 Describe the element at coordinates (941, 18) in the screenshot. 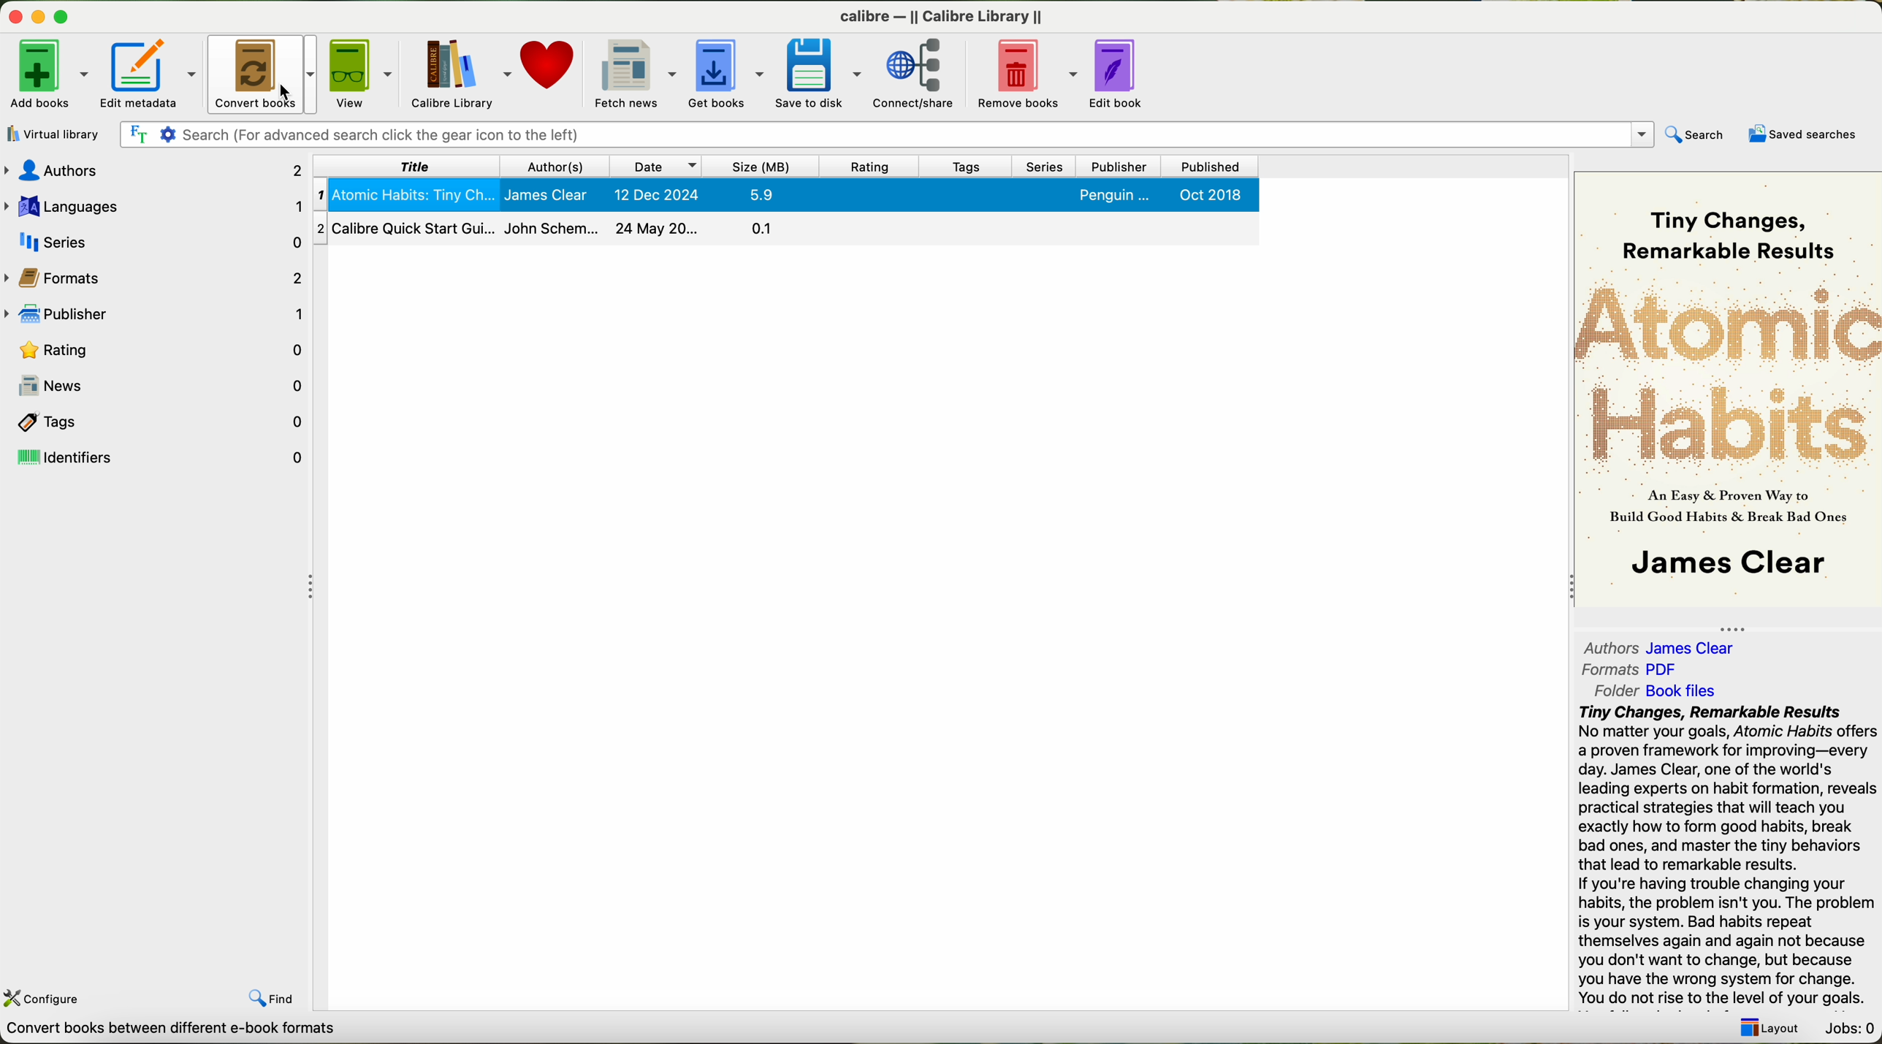

I see `calibre` at that location.